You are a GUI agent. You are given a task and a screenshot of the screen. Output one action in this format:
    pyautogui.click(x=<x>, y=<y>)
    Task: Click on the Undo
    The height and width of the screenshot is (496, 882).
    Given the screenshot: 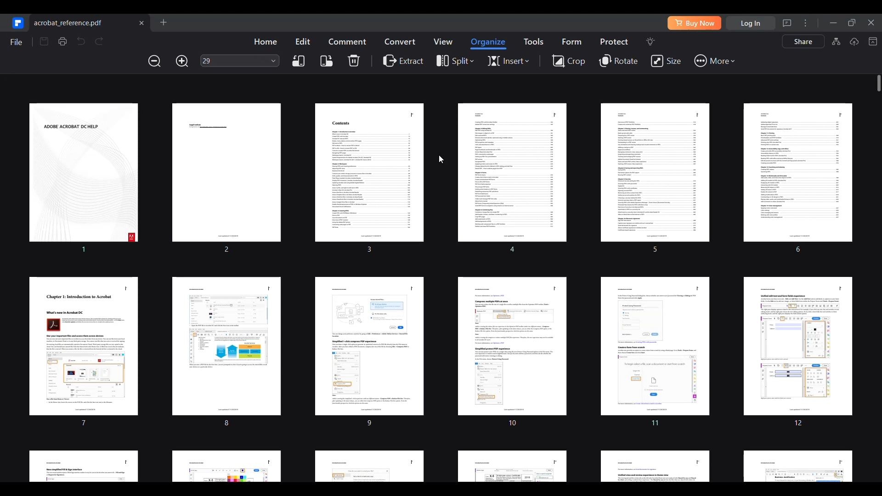 What is the action you would take?
    pyautogui.click(x=80, y=41)
    